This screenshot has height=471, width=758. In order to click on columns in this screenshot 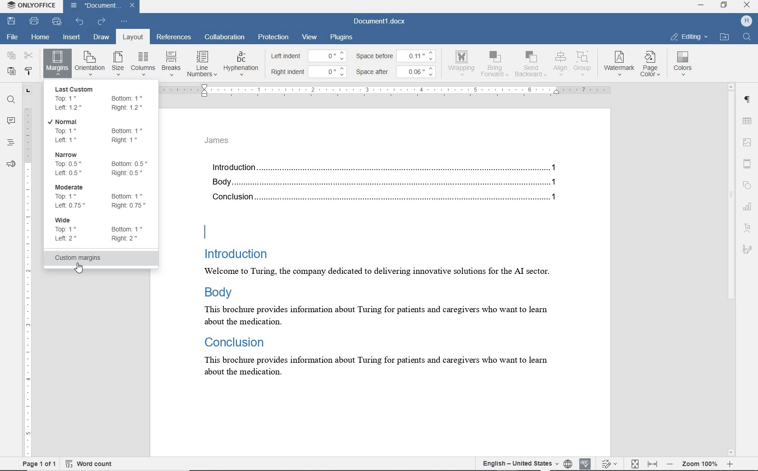, I will do `click(143, 64)`.